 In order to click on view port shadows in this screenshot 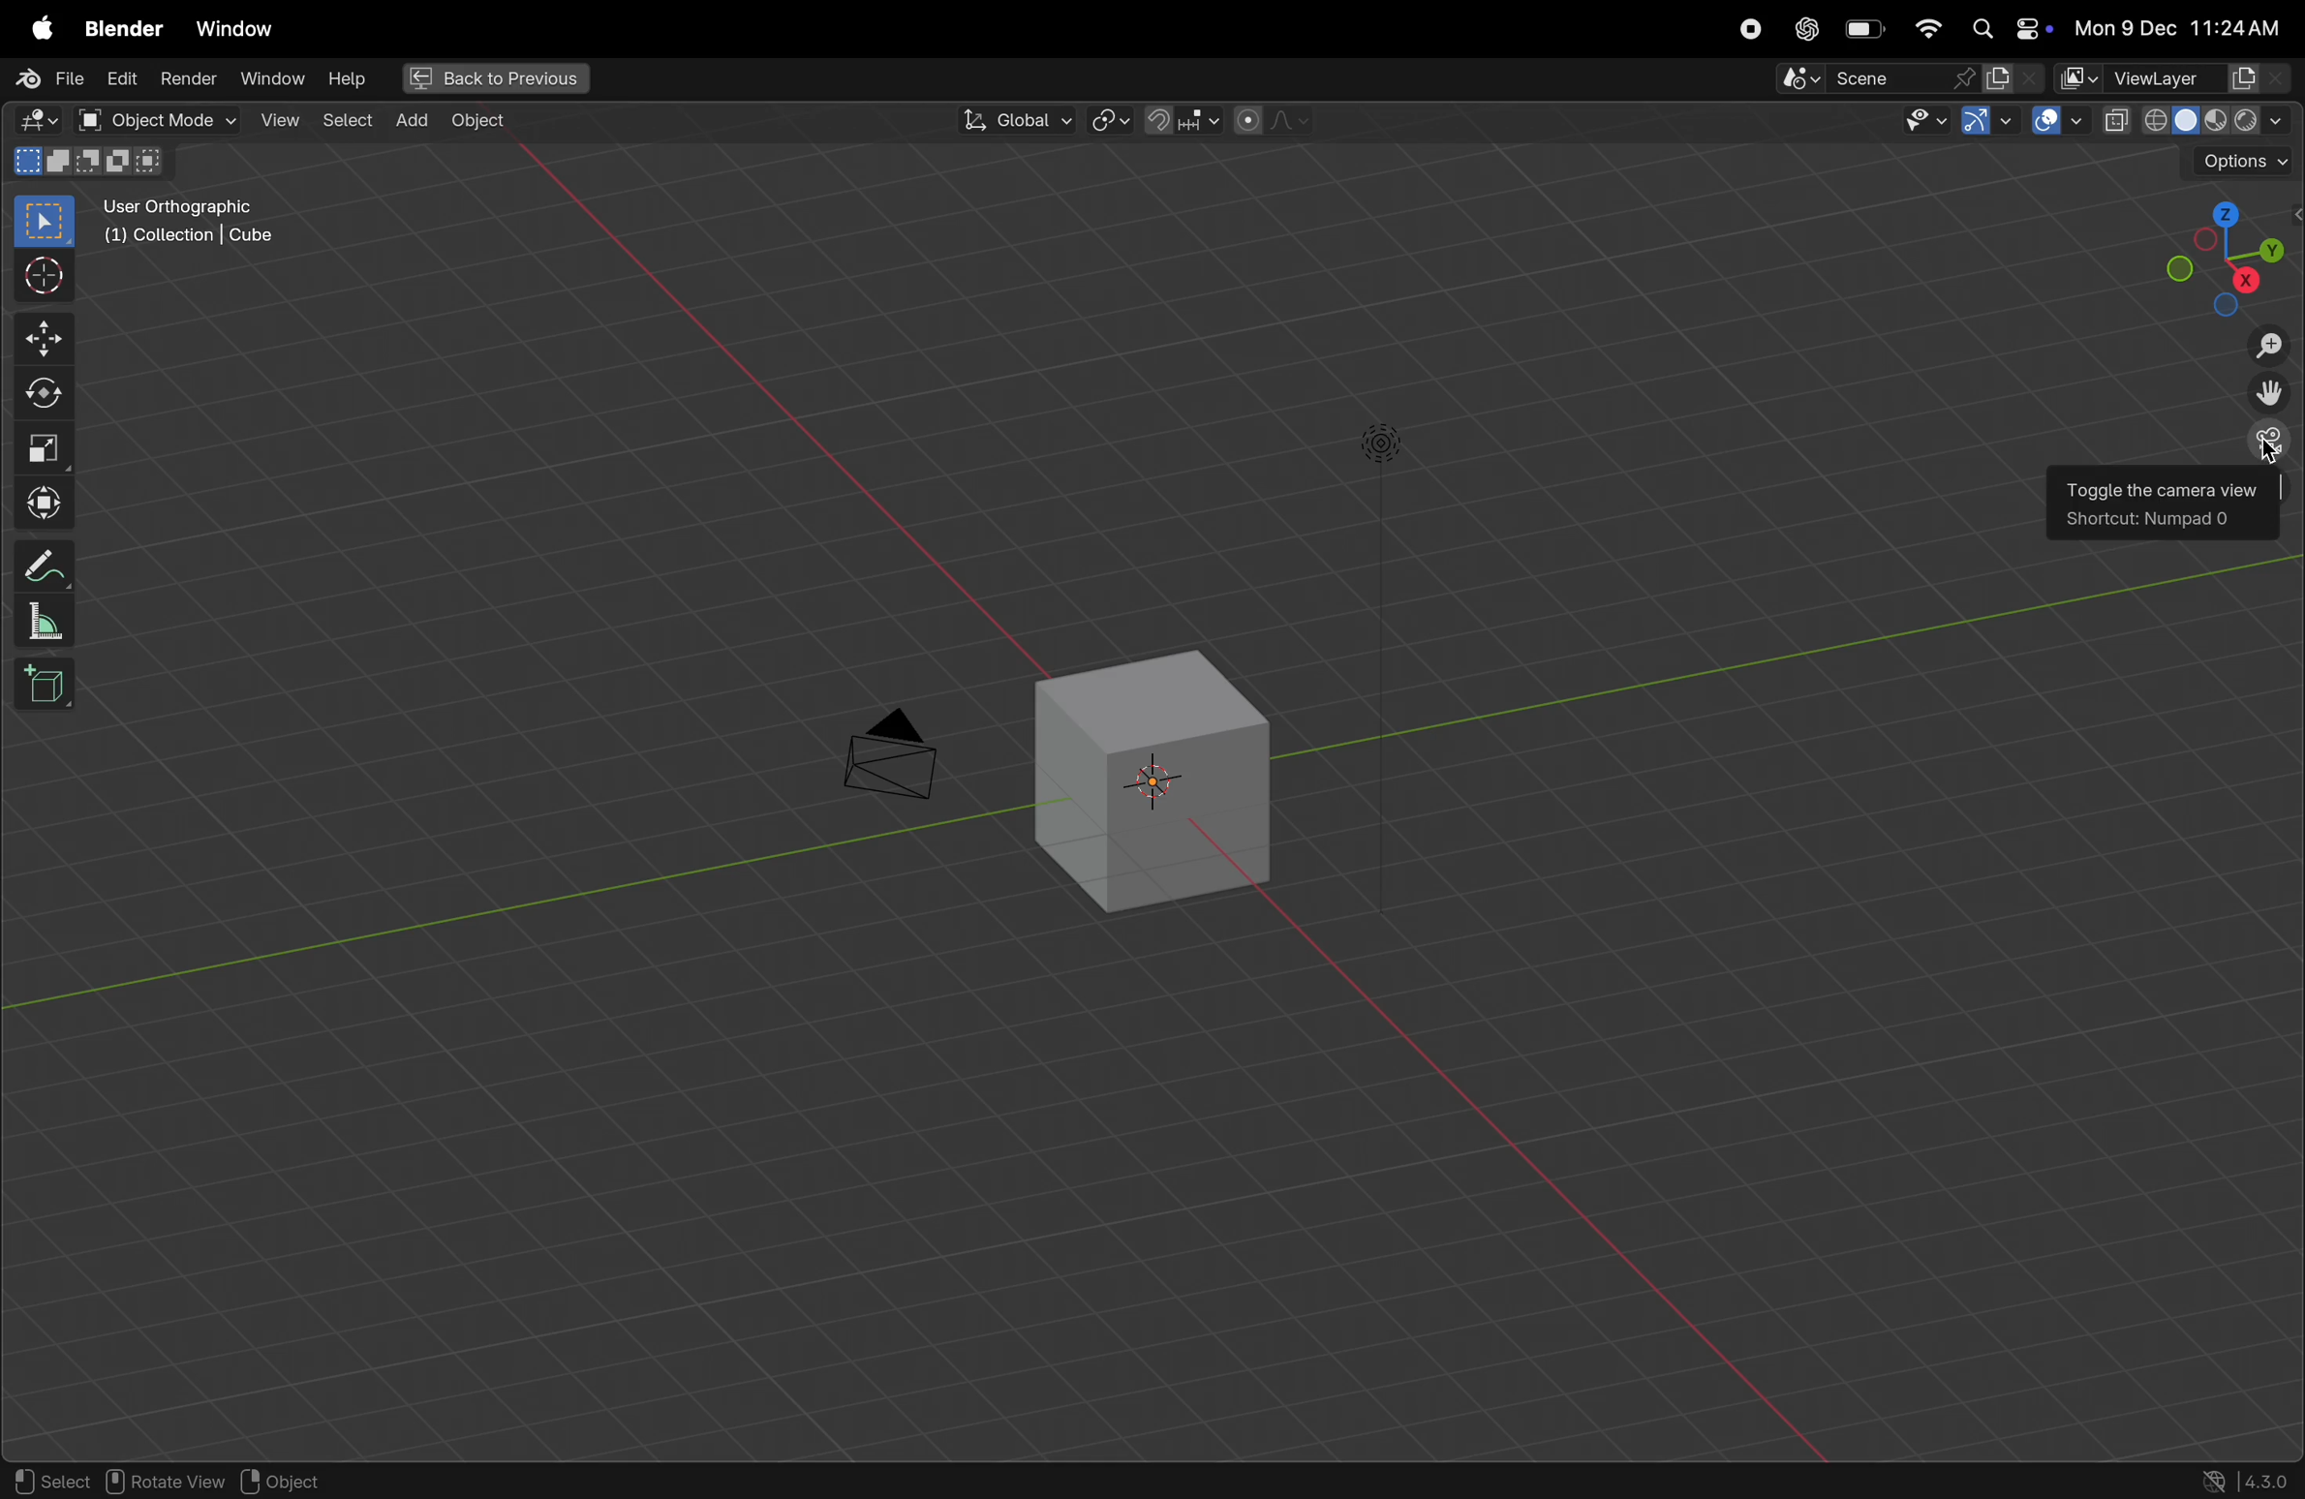, I will do `click(2195, 117)`.